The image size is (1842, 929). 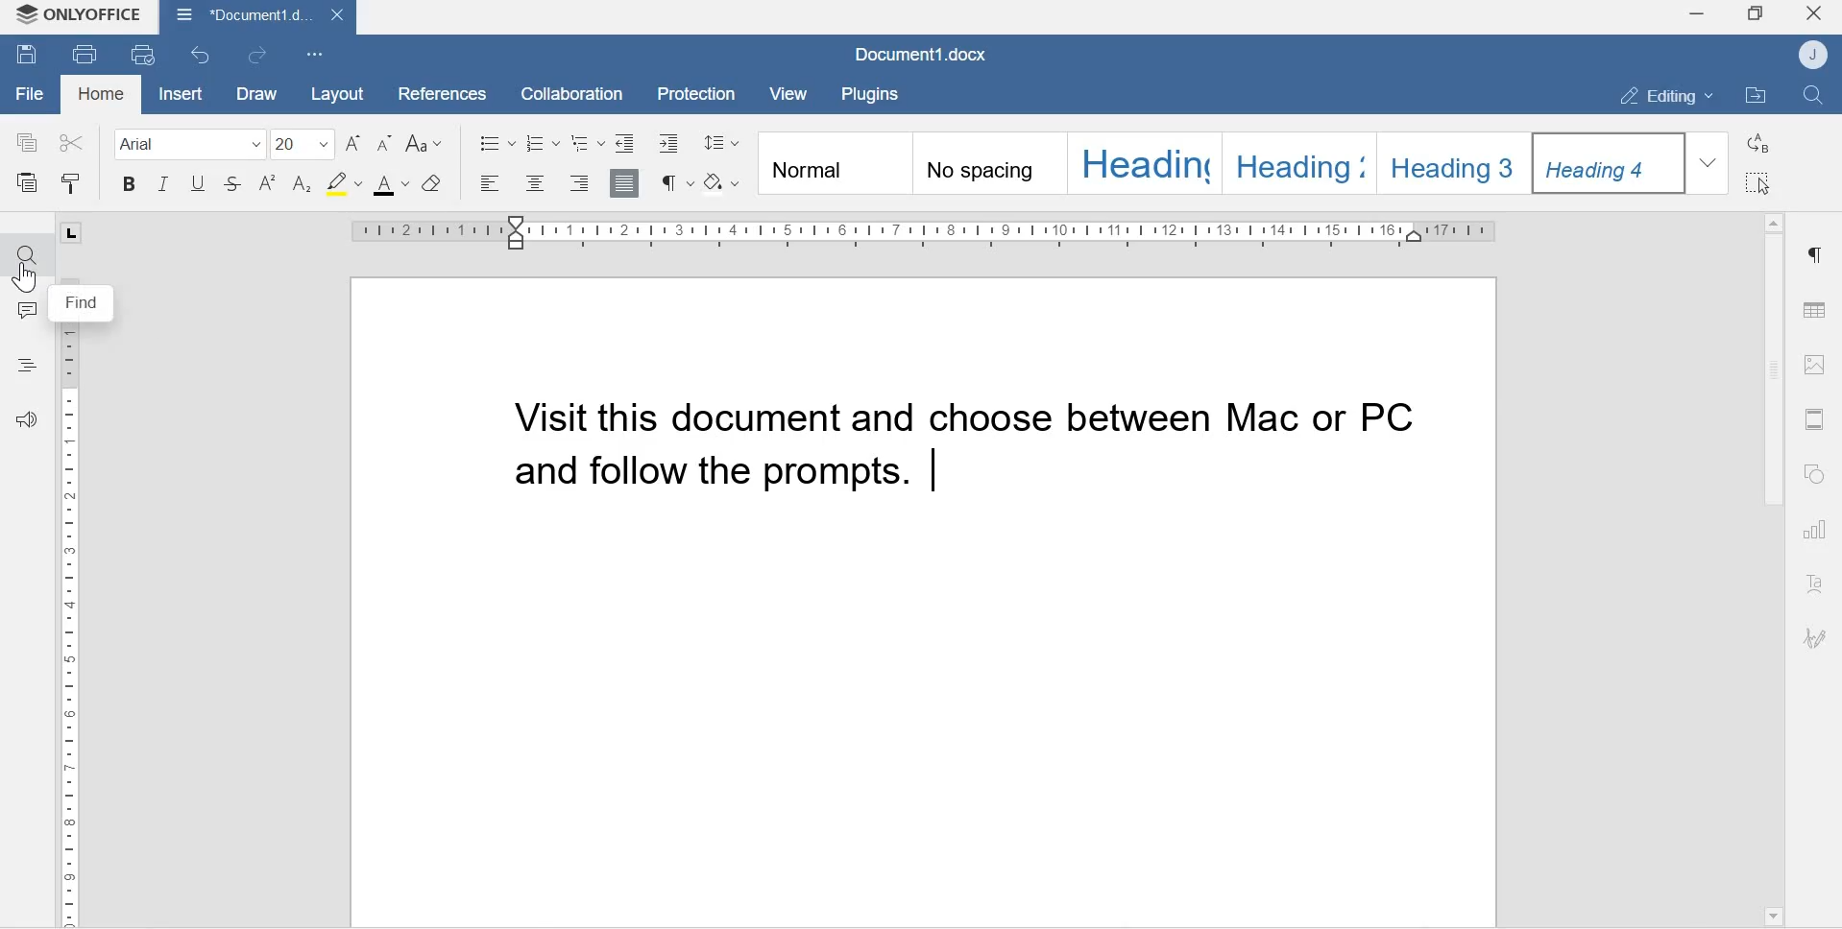 What do you see at coordinates (343, 182) in the screenshot?
I see `Highlight color` at bounding box center [343, 182].